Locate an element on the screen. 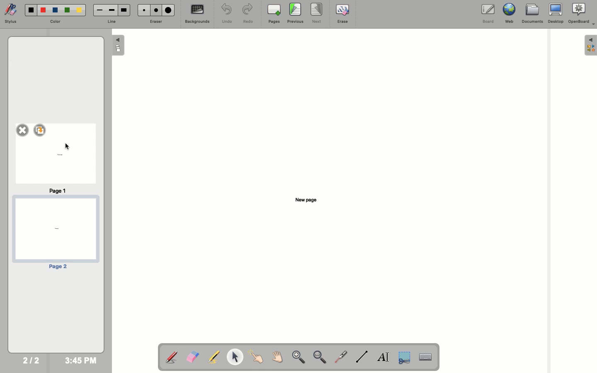 Image resolution: width=597 pixels, height=373 pixels. Medium line is located at coordinates (112, 10).